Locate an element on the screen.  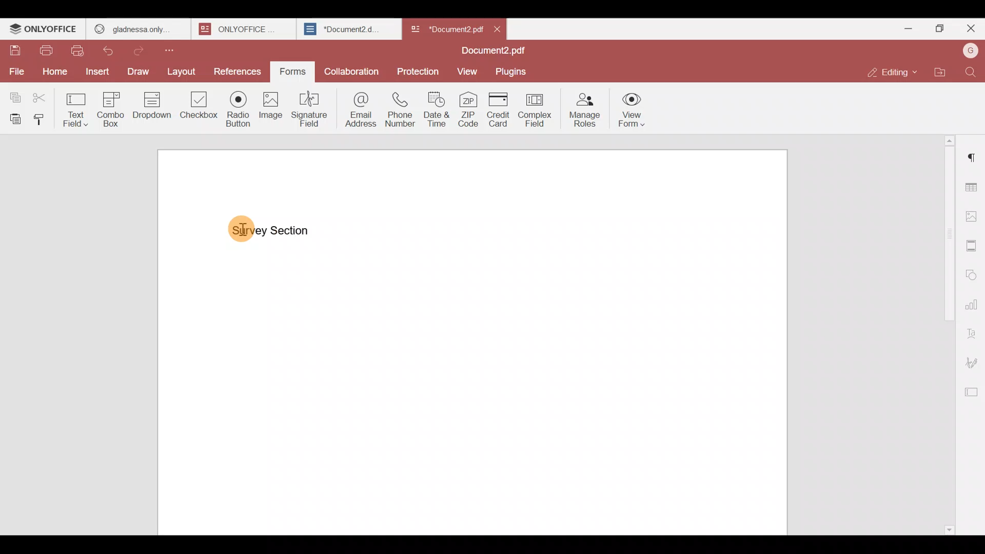
Shapes settings is located at coordinates (973, 274).